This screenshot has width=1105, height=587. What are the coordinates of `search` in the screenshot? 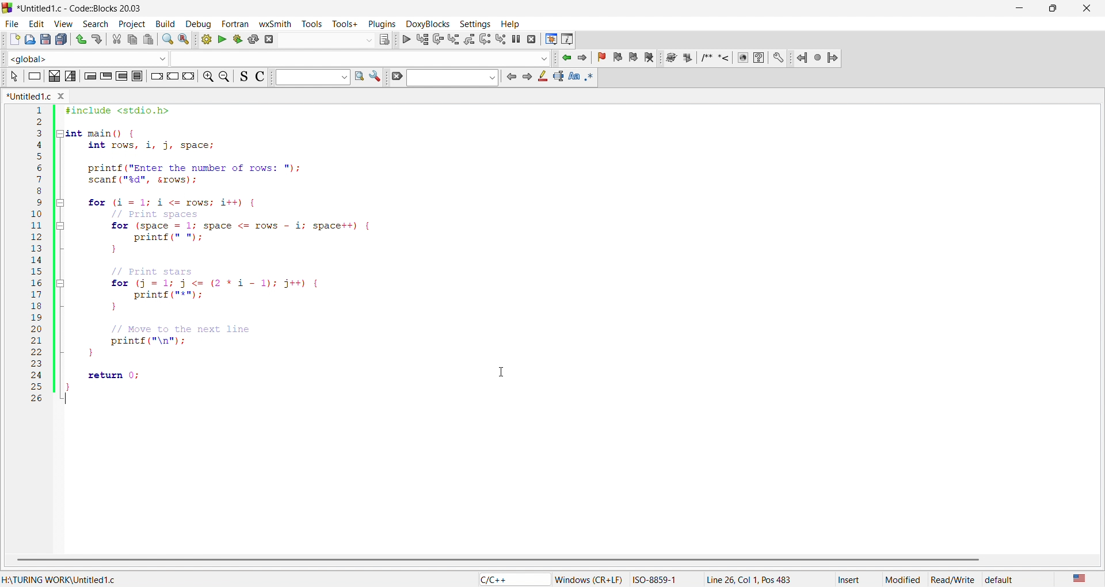 It's located at (164, 39).